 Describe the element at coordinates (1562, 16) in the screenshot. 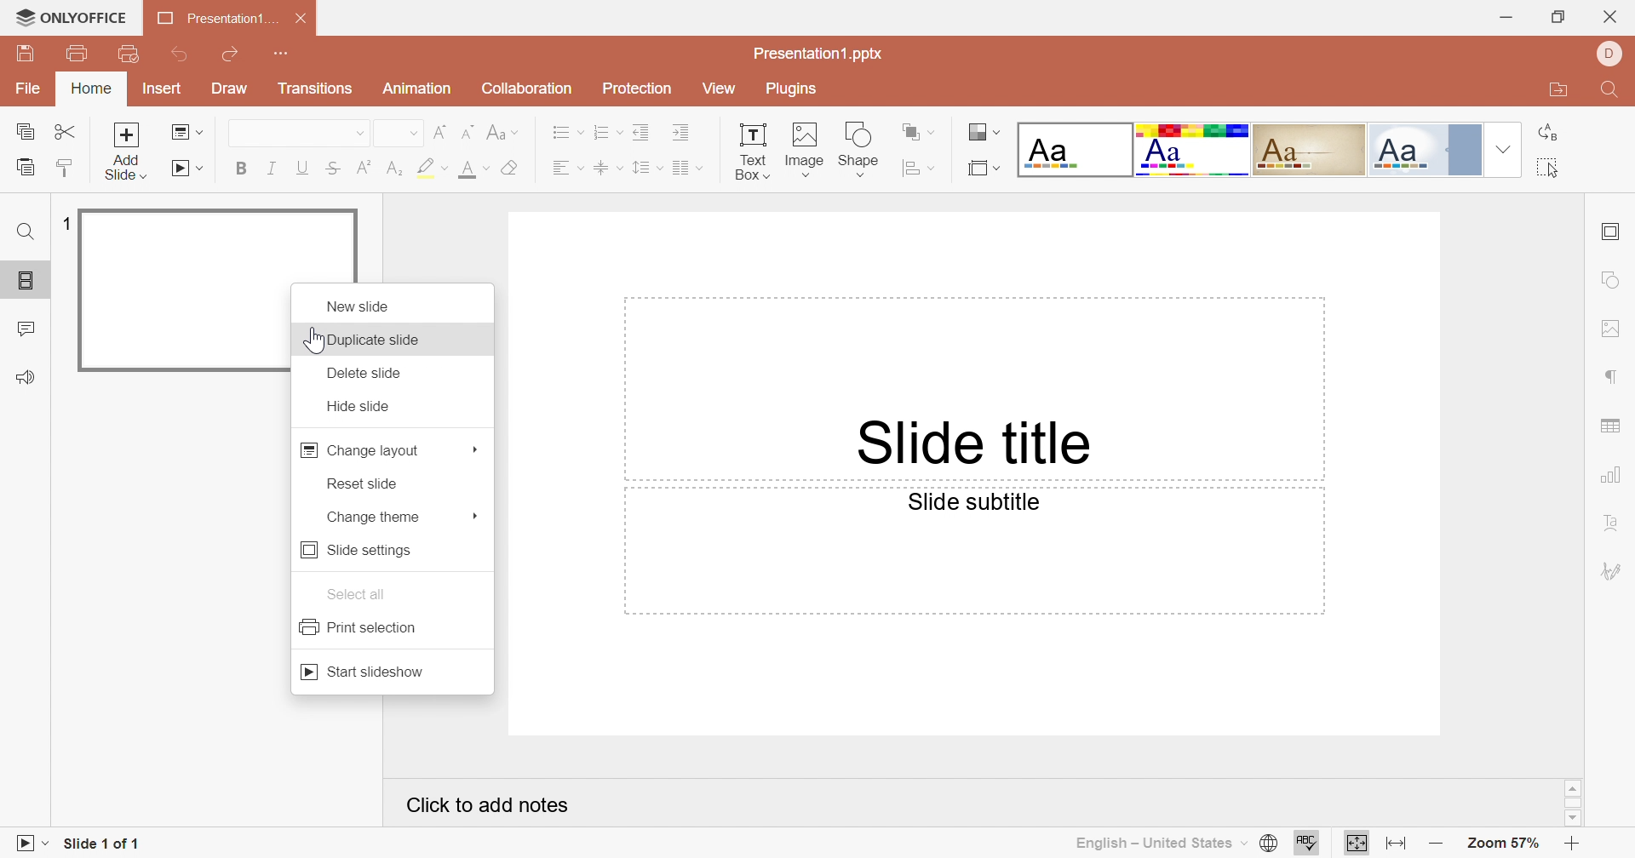

I see `Restore down` at that location.